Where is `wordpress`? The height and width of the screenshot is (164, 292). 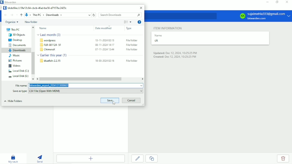 wordpress is located at coordinates (50, 40).